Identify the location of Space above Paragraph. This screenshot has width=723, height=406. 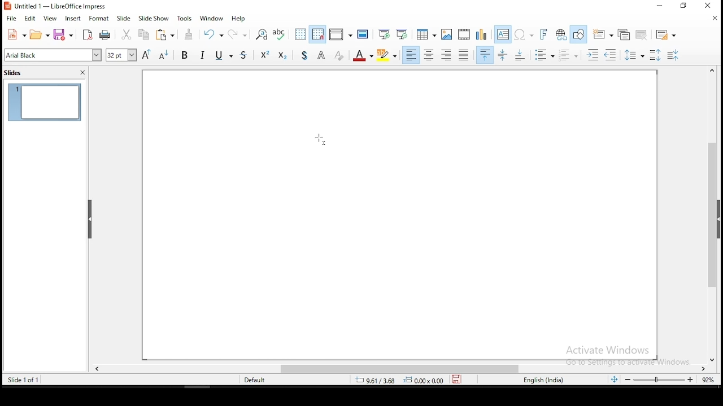
(521, 55).